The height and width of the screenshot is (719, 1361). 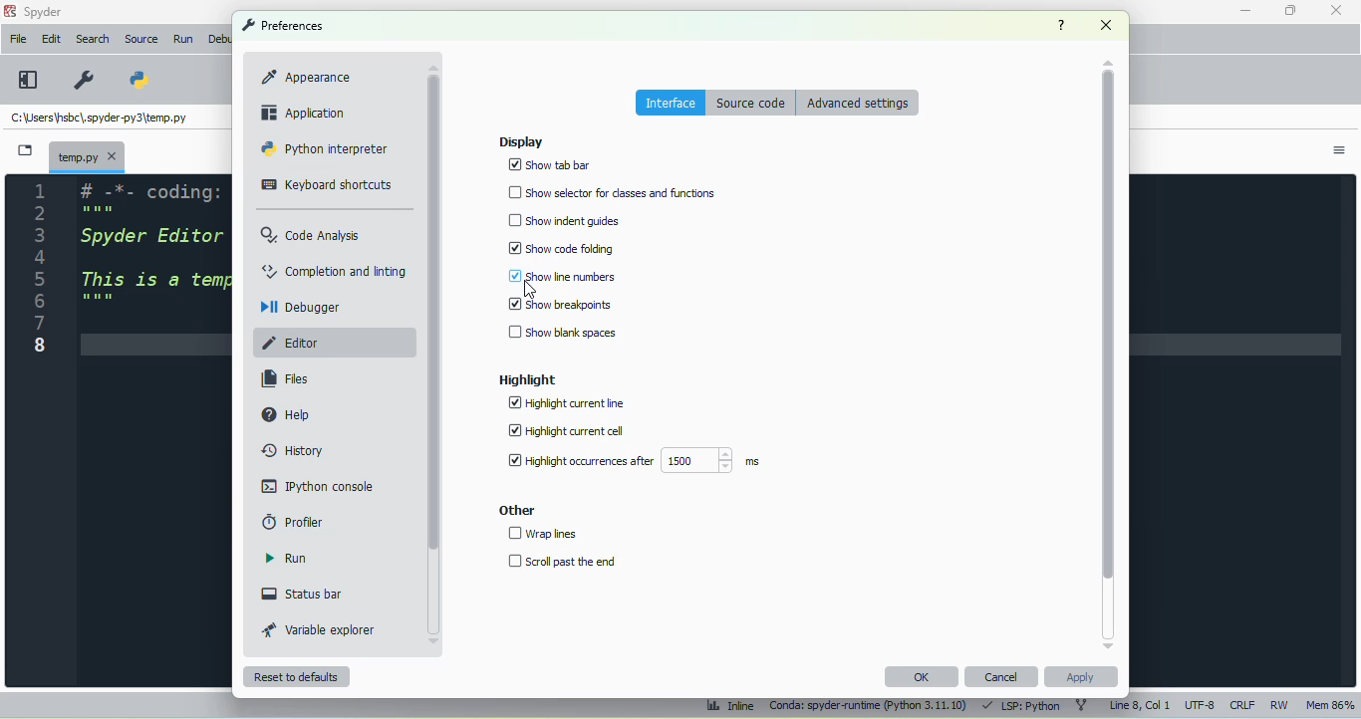 What do you see at coordinates (614, 192) in the screenshot?
I see `show selector for classes and functions` at bounding box center [614, 192].